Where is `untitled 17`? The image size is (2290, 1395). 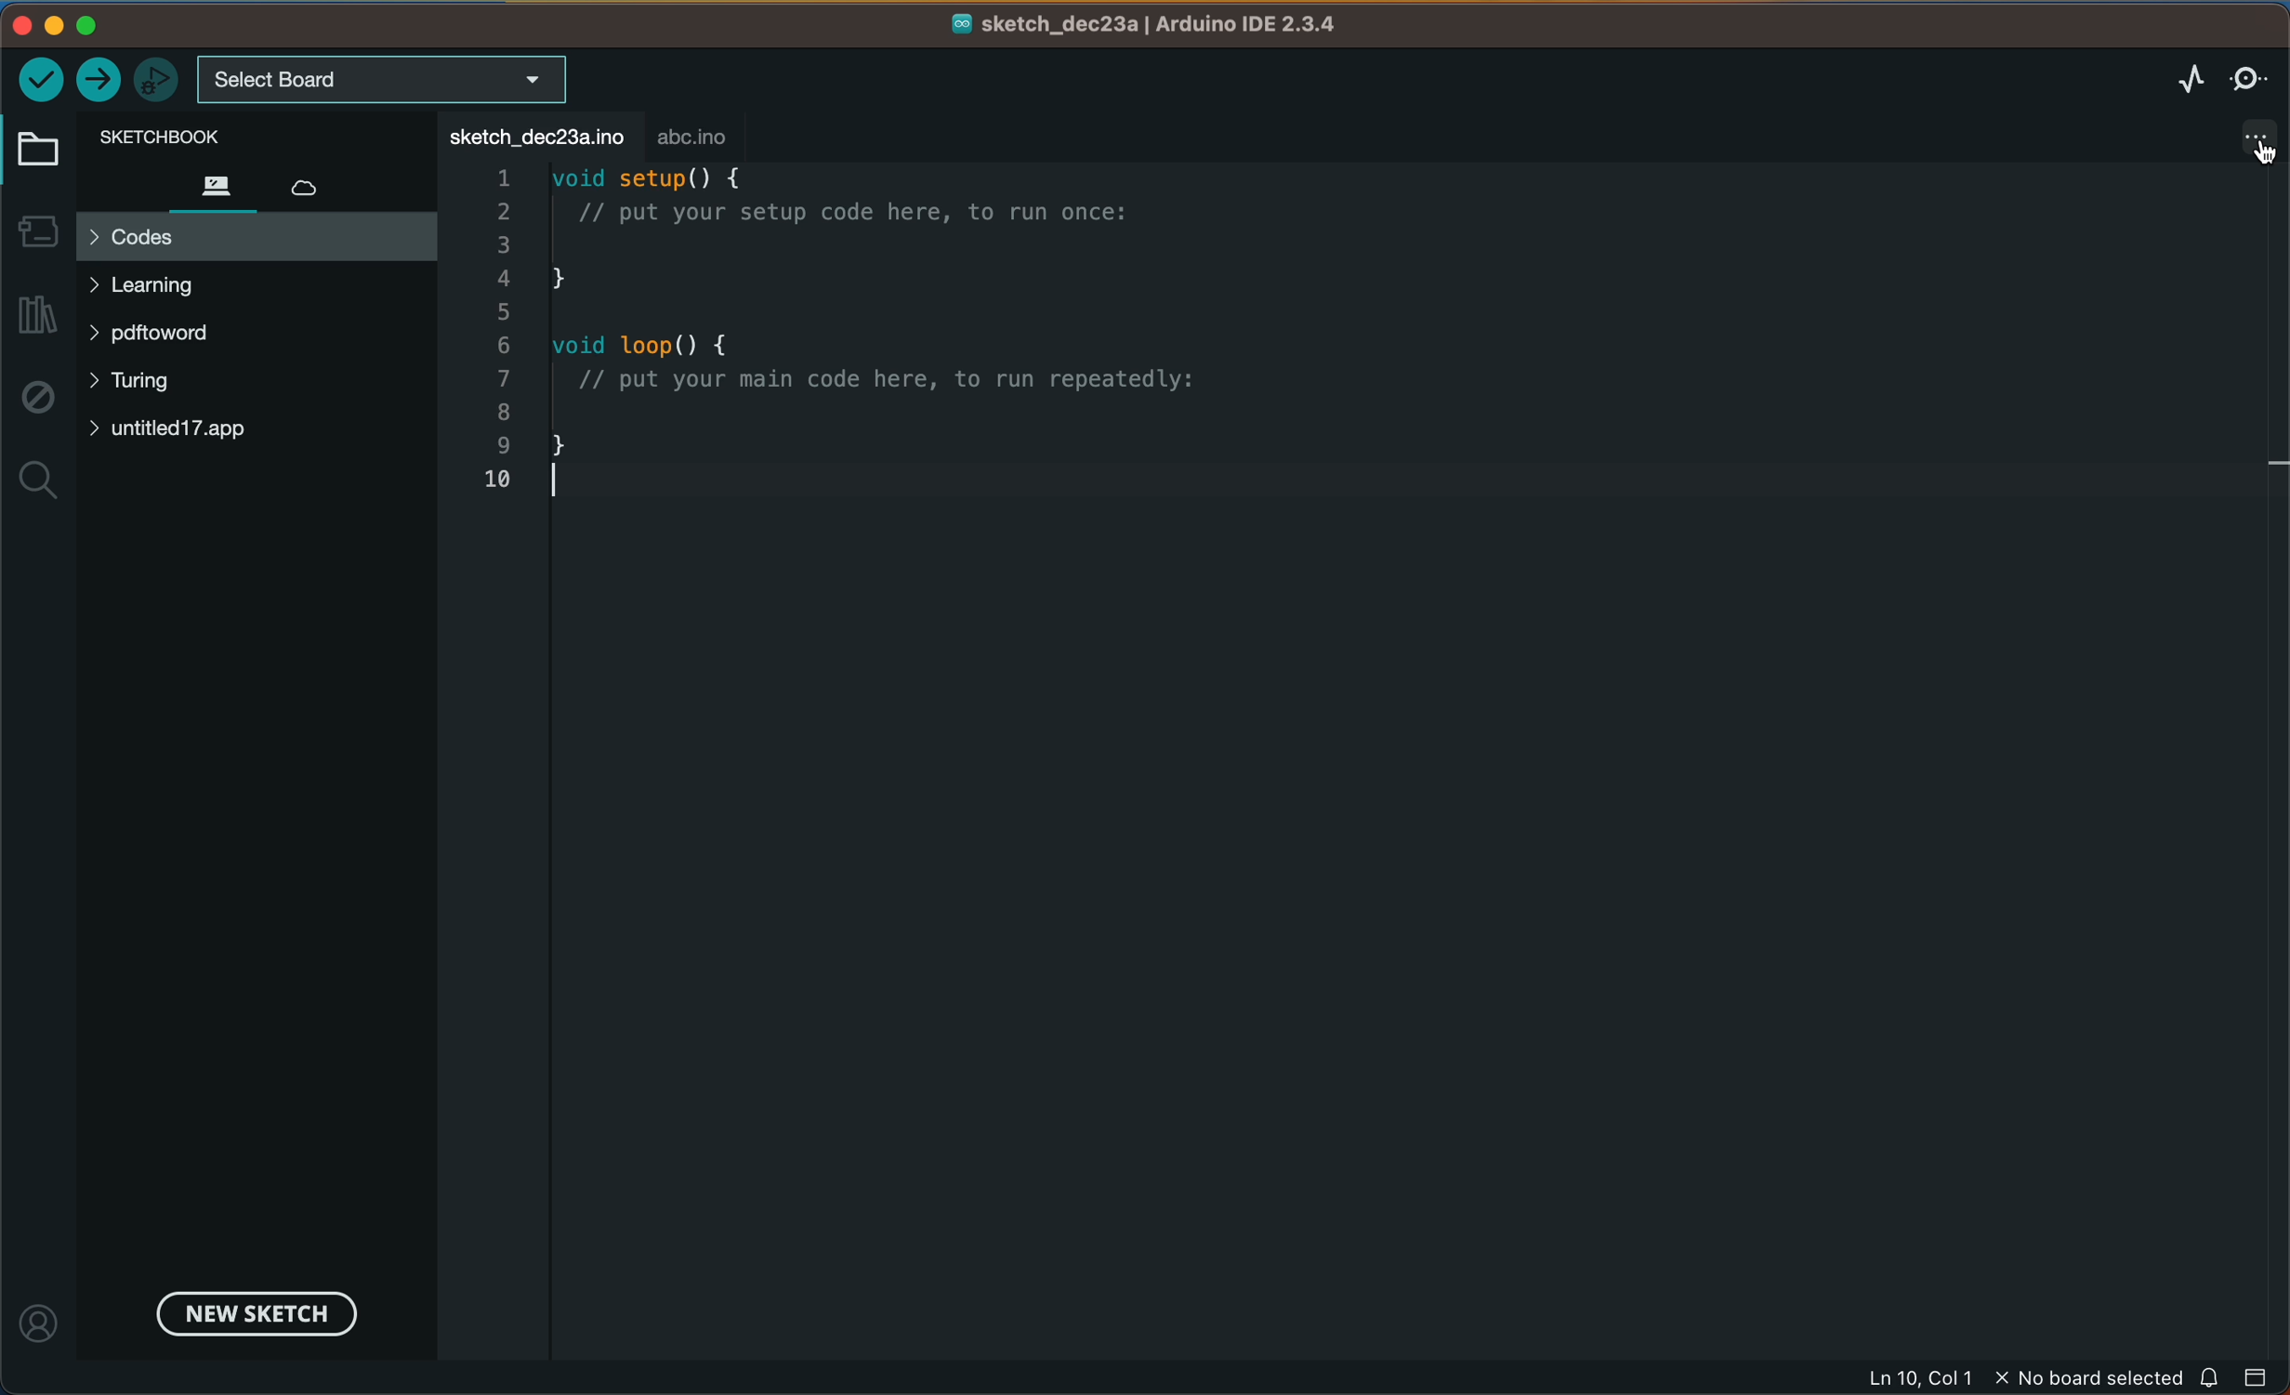 untitled 17 is located at coordinates (243, 434).